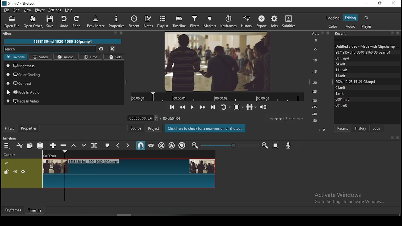 The width and height of the screenshot is (402, 226). I want to click on play/pause, so click(193, 105).